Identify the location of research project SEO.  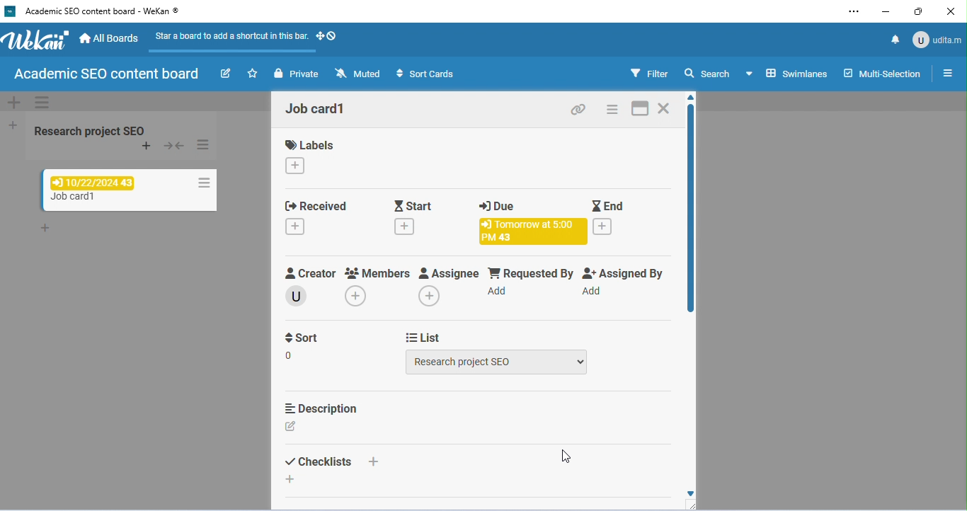
(89, 130).